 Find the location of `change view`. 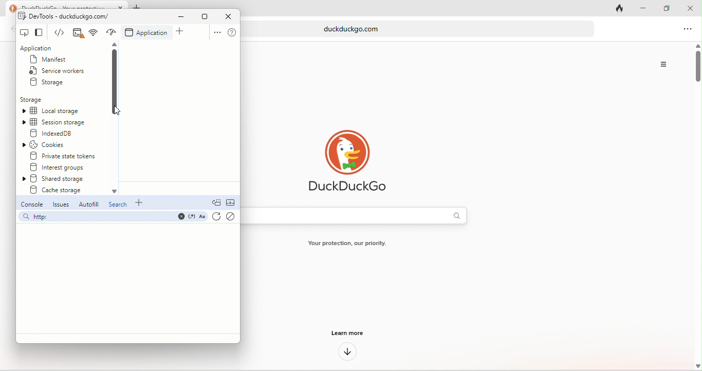

change view is located at coordinates (43, 33).